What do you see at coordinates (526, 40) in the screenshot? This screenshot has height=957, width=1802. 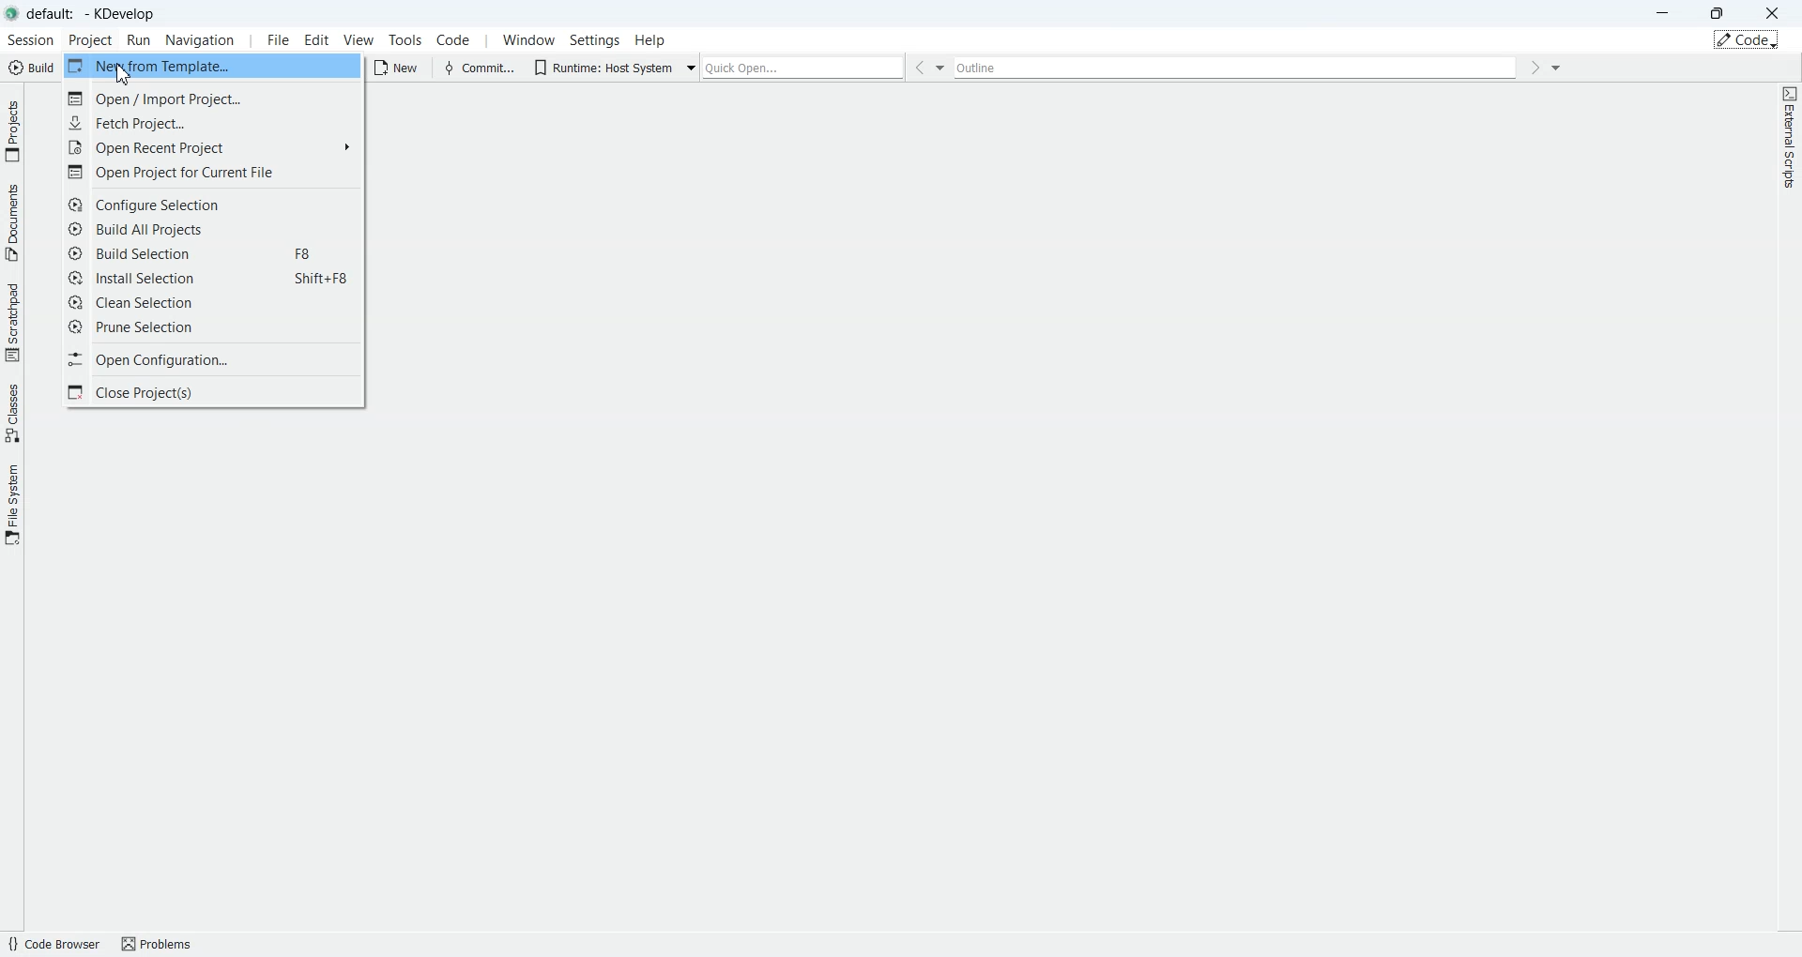 I see `Window` at bounding box center [526, 40].